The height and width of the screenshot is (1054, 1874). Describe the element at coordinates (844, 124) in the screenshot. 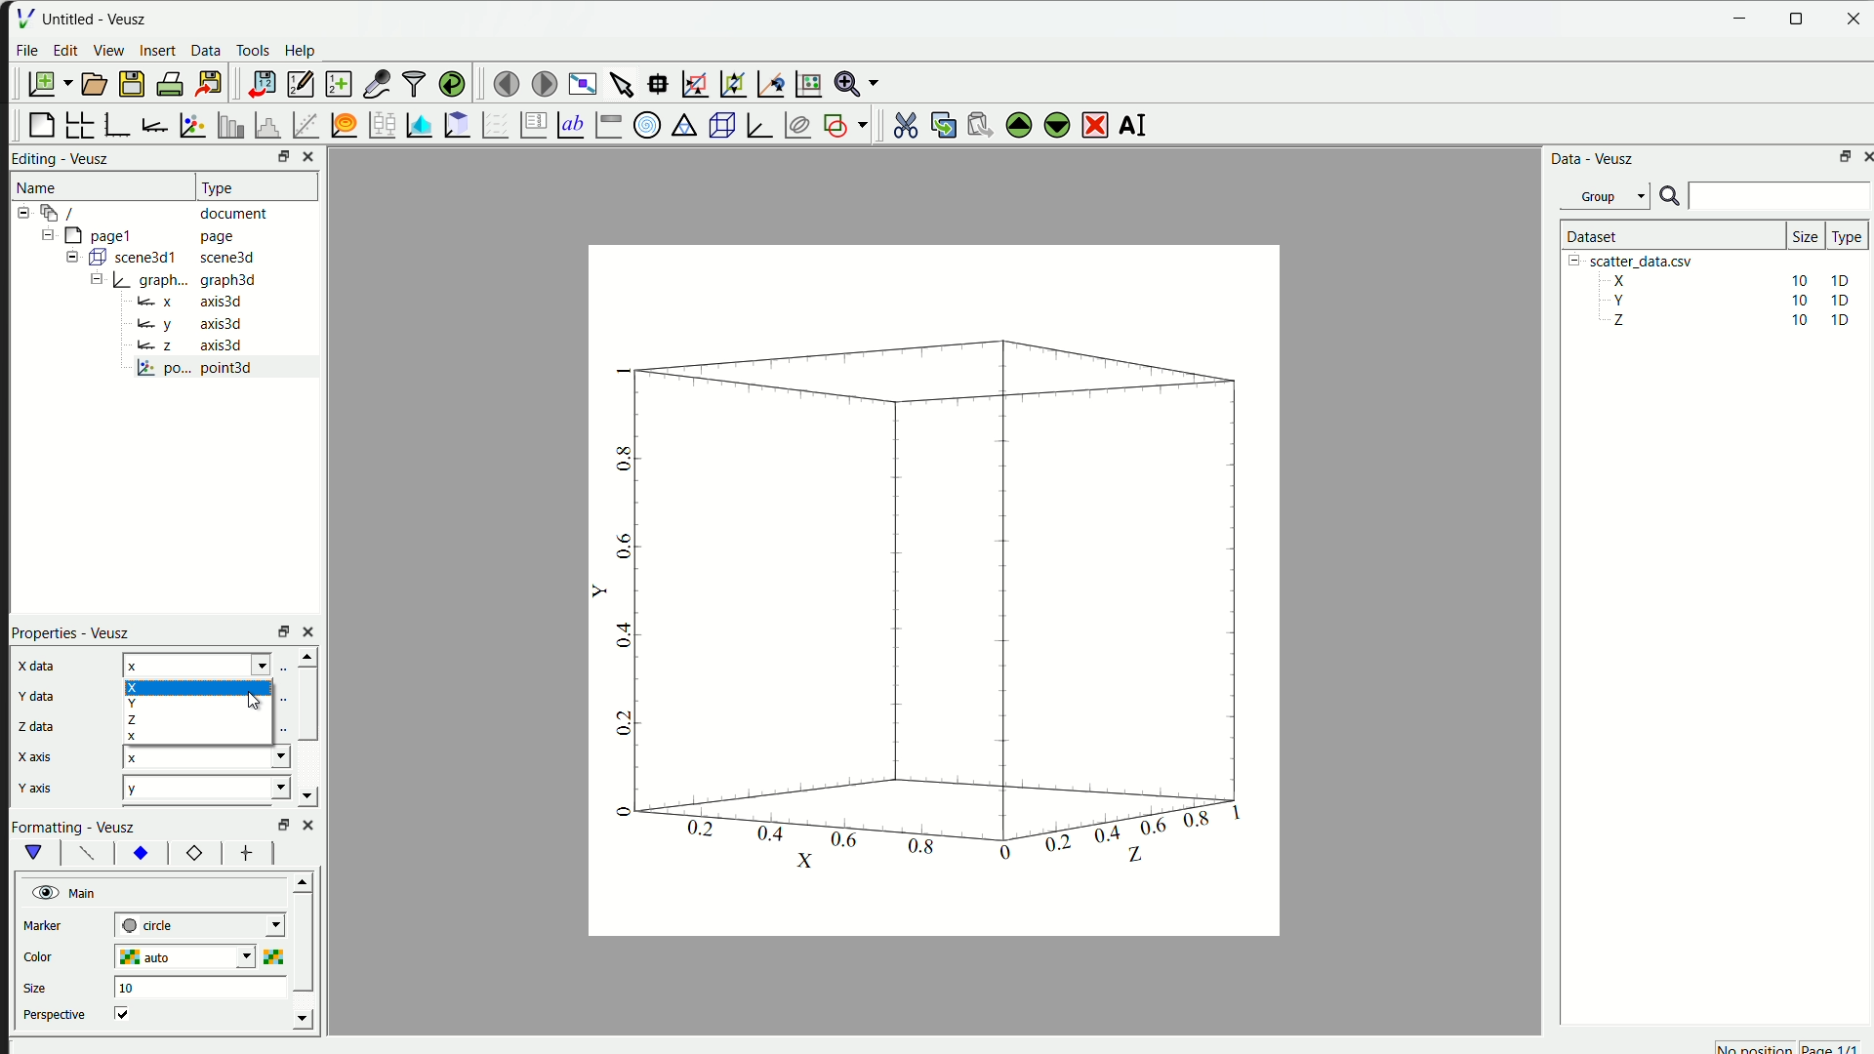

I see `add the shap to the plot` at that location.